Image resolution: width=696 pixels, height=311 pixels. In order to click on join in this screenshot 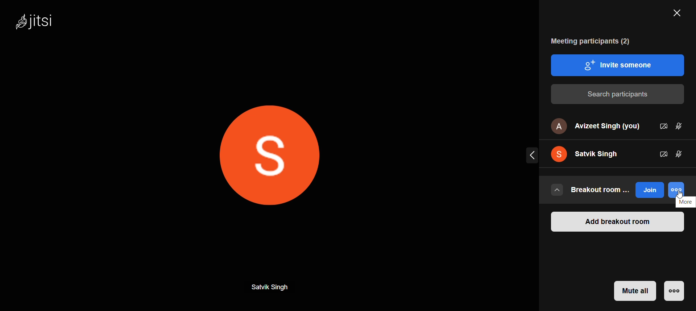, I will do `click(649, 190)`.